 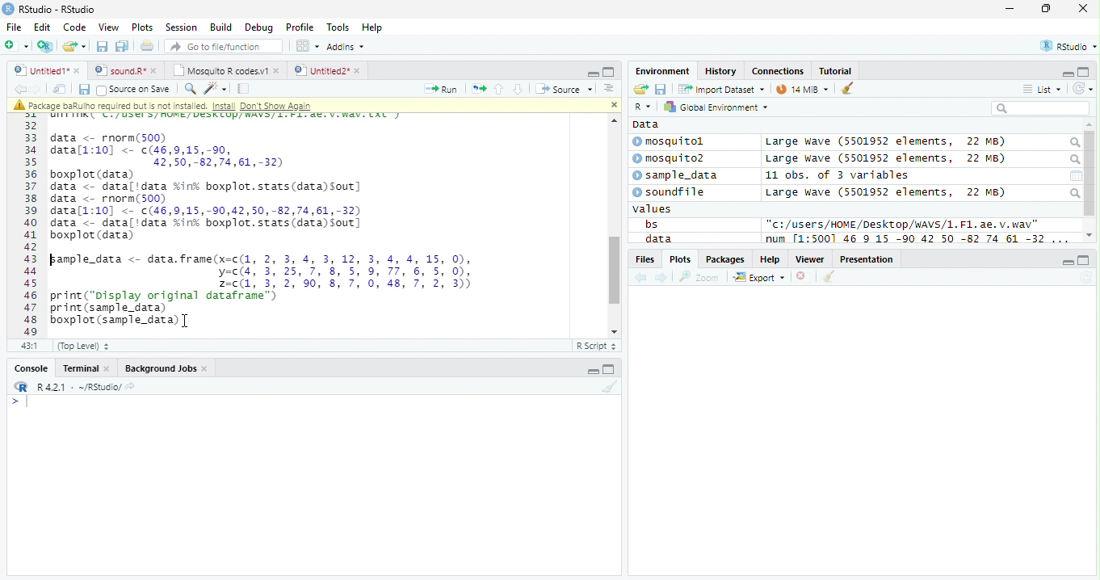 What do you see at coordinates (608, 387) in the screenshot?
I see `clear workspace` at bounding box center [608, 387].